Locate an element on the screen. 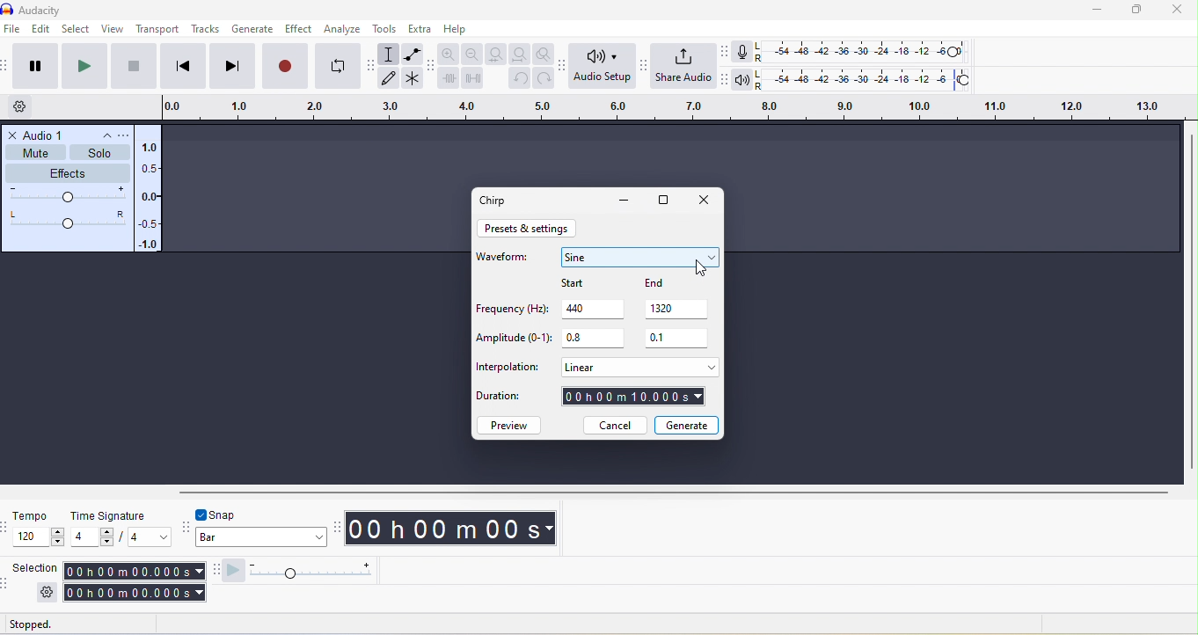  skip to end is located at coordinates (231, 67).